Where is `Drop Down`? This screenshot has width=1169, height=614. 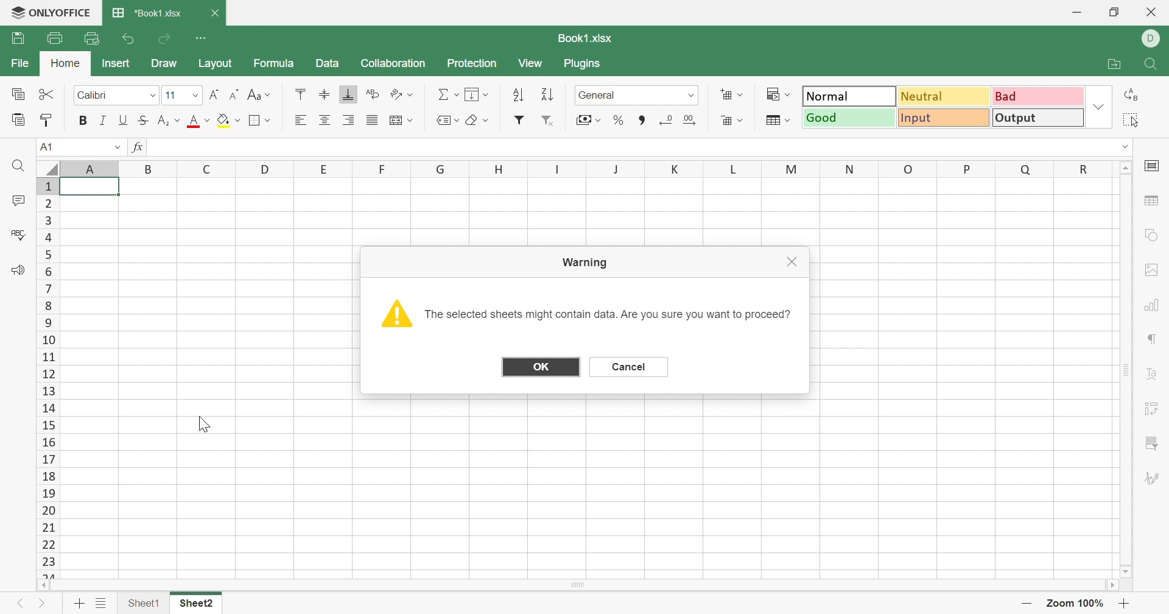 Drop Down is located at coordinates (116, 146).